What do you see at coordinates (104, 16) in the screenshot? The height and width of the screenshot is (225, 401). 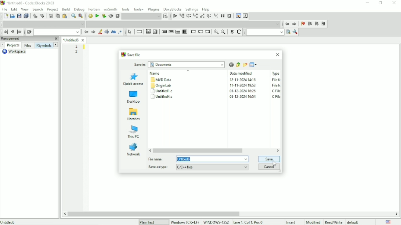 I see `Build and run` at bounding box center [104, 16].